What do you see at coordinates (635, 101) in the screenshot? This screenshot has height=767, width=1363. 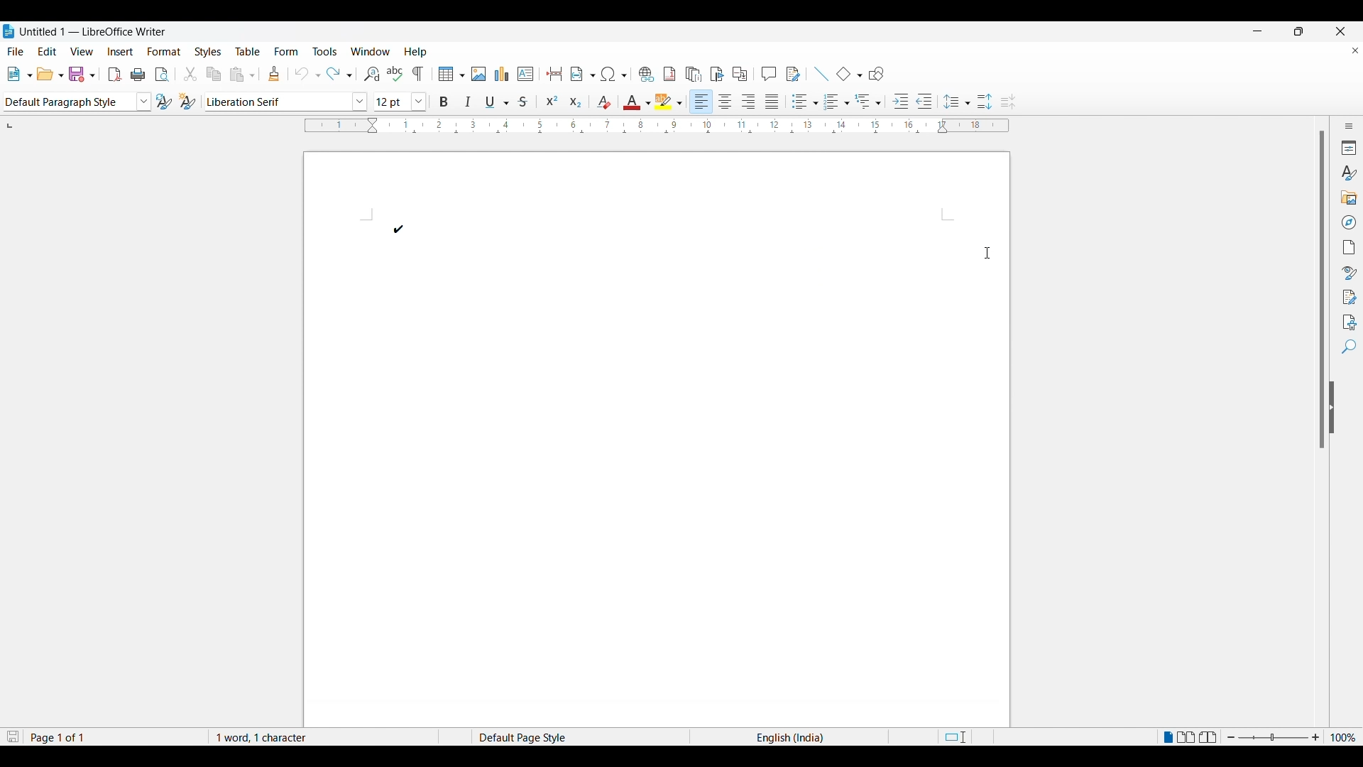 I see `color for font` at bounding box center [635, 101].